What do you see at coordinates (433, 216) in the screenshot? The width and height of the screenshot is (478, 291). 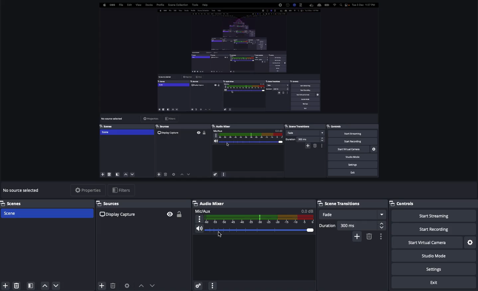 I see `Start streaming` at bounding box center [433, 216].